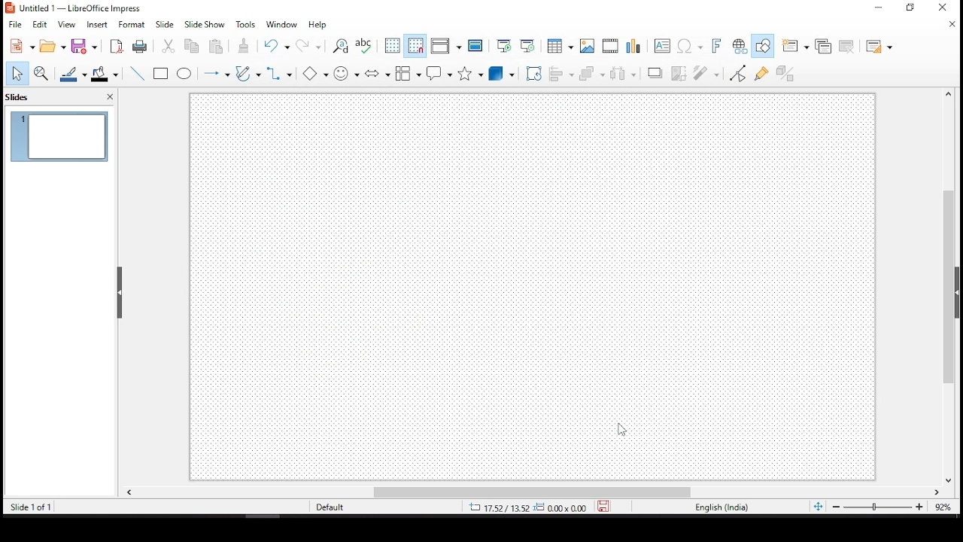 This screenshot has width=963, height=542. Describe the element at coordinates (591, 75) in the screenshot. I see `arrange` at that location.